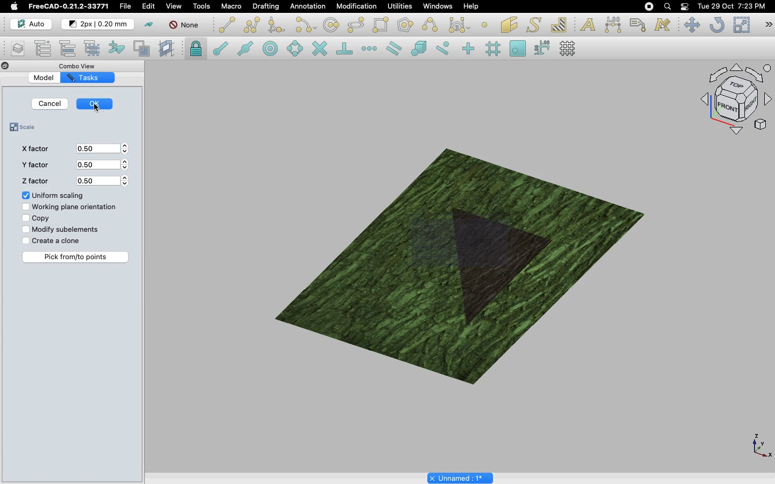 Image resolution: width=775 pixels, height=484 pixels. What do you see at coordinates (516, 47) in the screenshot?
I see `Snap working plane` at bounding box center [516, 47].